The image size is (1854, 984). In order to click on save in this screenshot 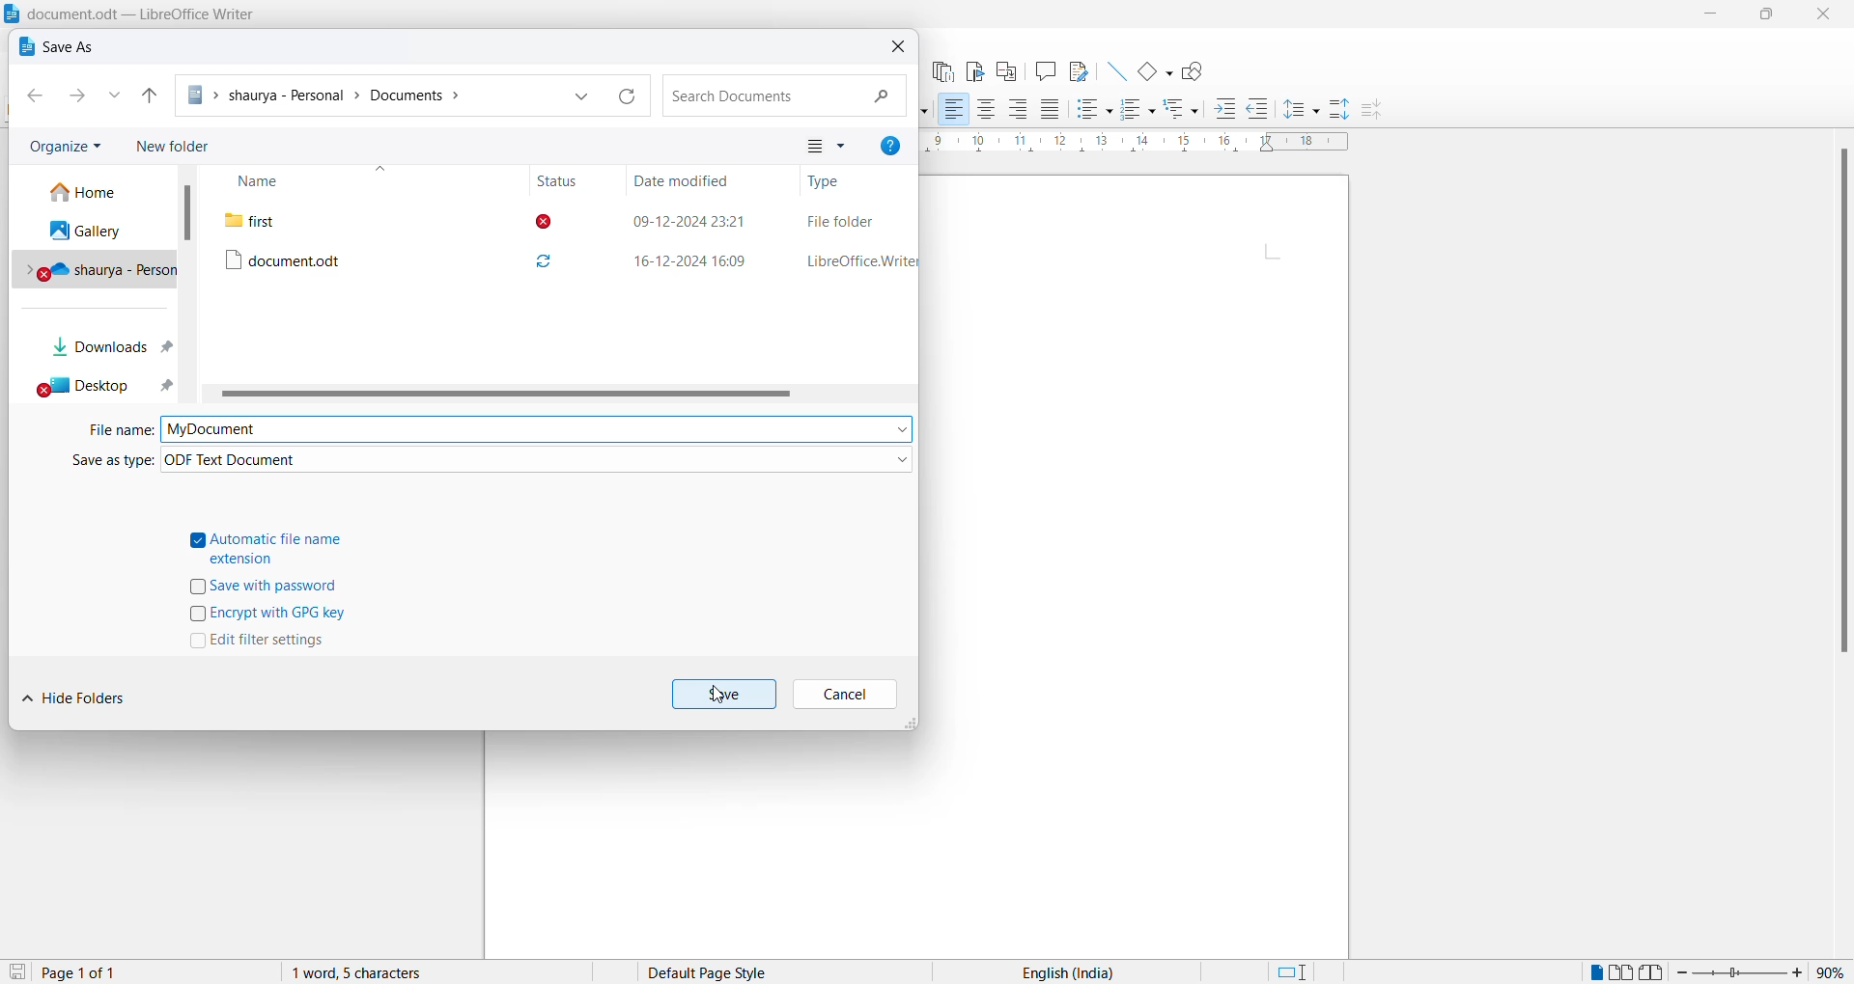, I will do `click(725, 693)`.